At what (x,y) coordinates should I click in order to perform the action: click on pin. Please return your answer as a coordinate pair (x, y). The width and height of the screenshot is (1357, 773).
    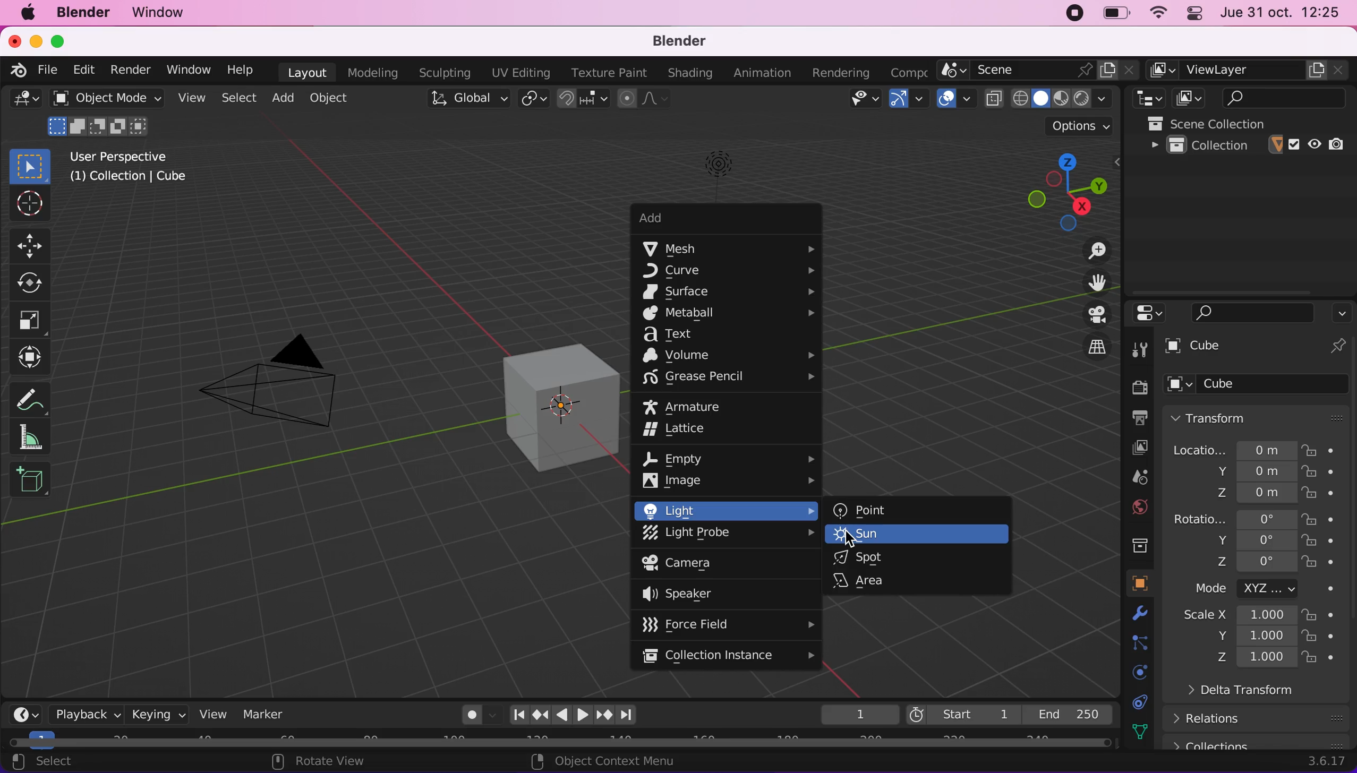
    Looking at the image, I should click on (1337, 347).